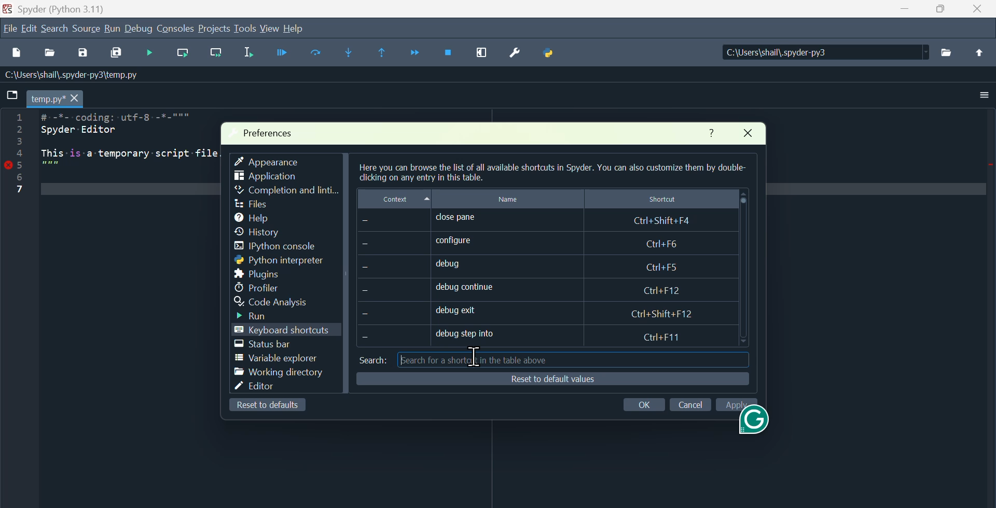 The height and width of the screenshot is (508, 996). I want to click on maximise, so click(942, 12).